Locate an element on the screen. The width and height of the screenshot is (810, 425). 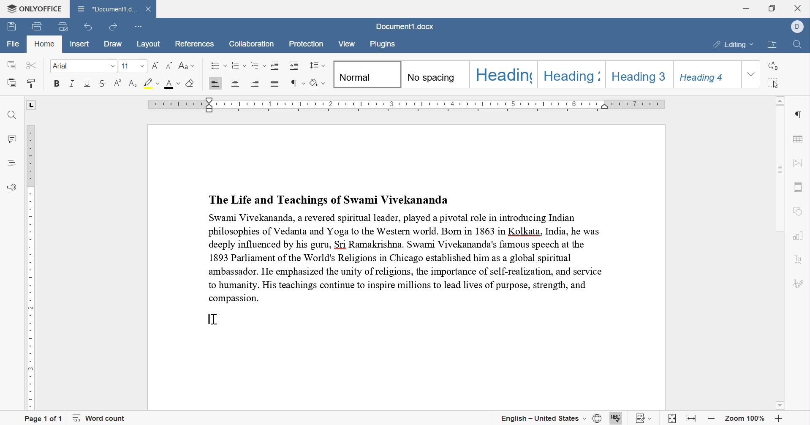
numbering is located at coordinates (238, 65).